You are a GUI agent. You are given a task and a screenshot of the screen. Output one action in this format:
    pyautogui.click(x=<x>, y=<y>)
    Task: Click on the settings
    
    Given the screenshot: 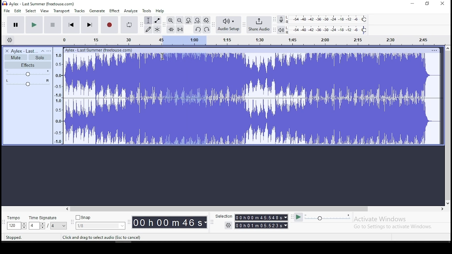 What is the action you would take?
    pyautogui.click(x=224, y=225)
    